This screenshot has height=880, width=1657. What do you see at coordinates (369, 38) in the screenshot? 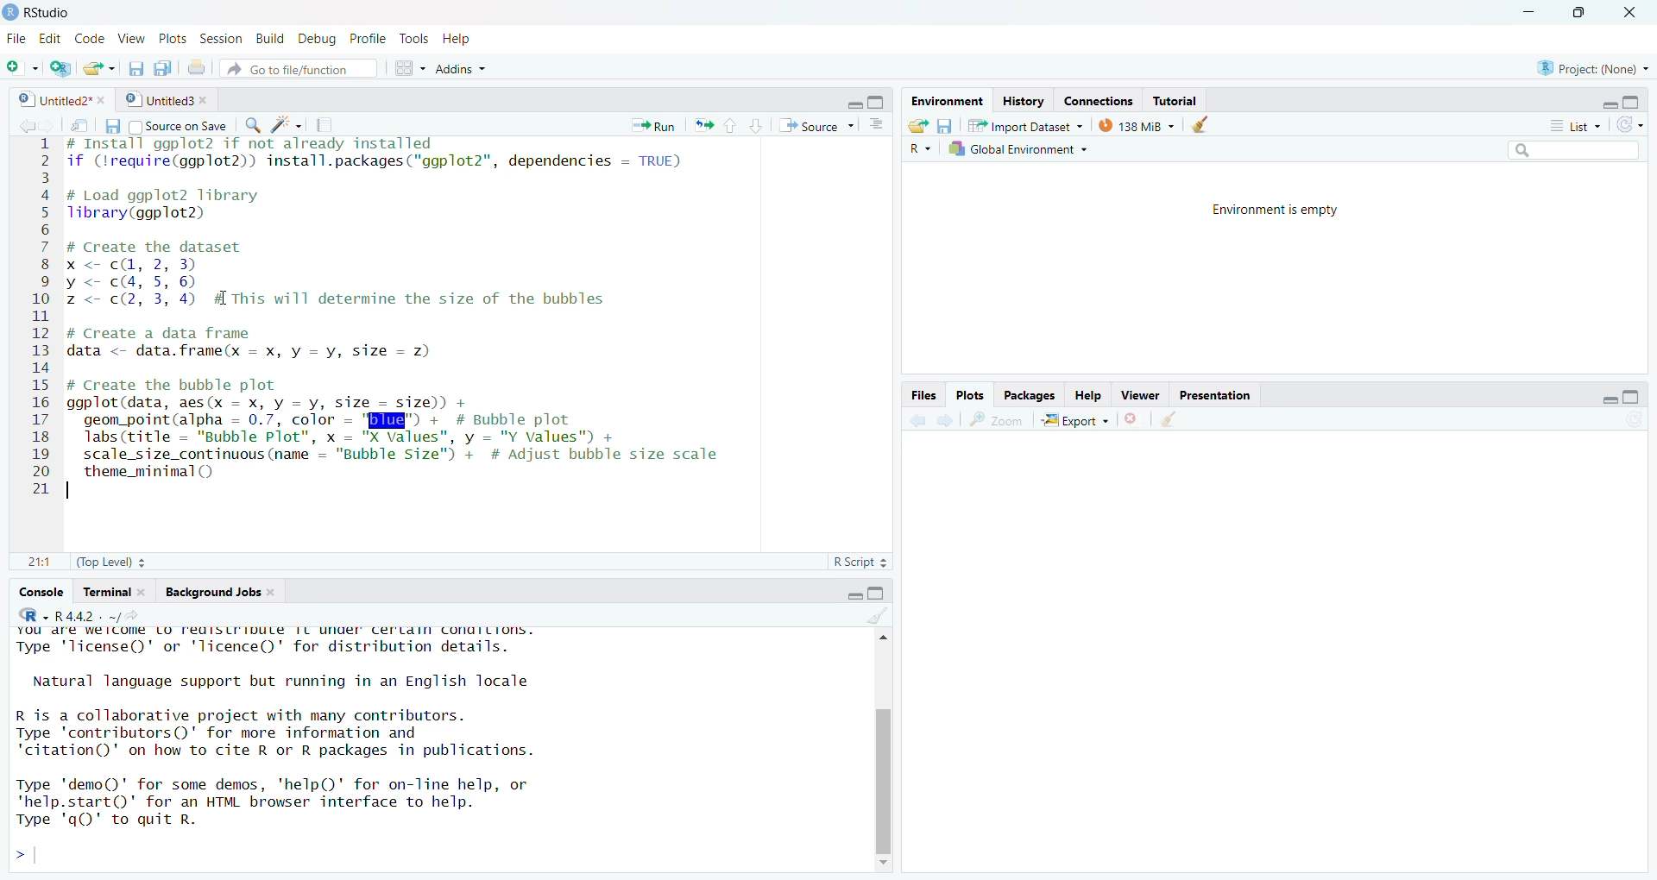
I see `Profile` at bounding box center [369, 38].